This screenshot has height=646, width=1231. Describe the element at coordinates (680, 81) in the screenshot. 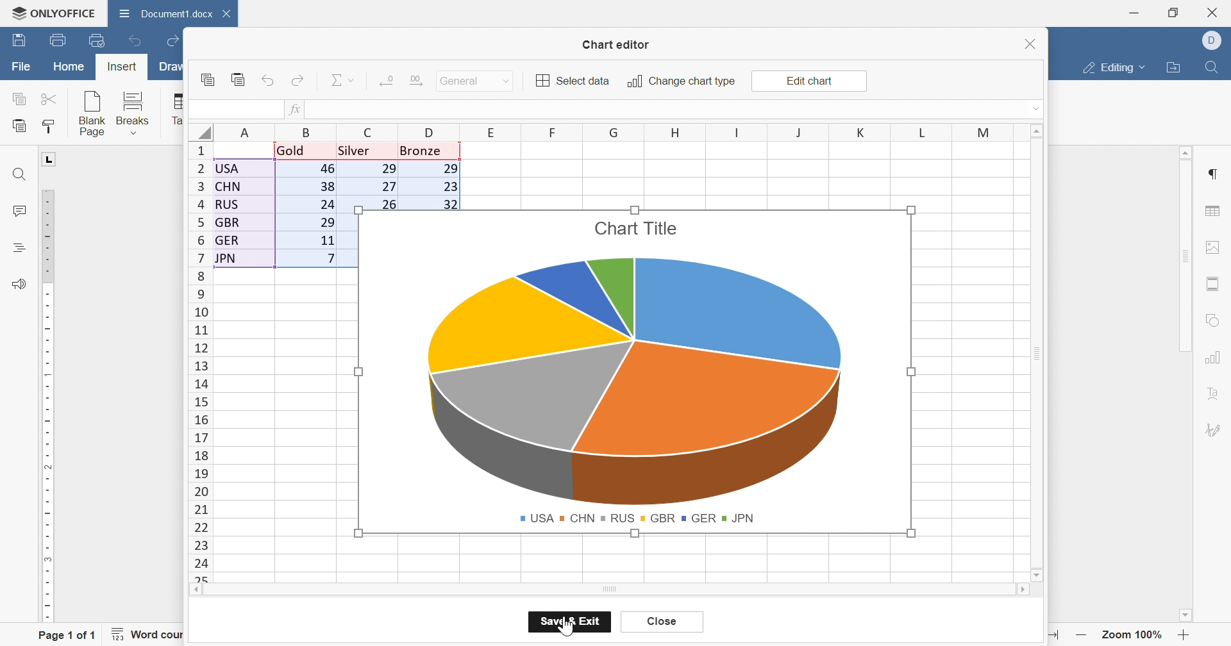

I see `Change chart type` at that location.